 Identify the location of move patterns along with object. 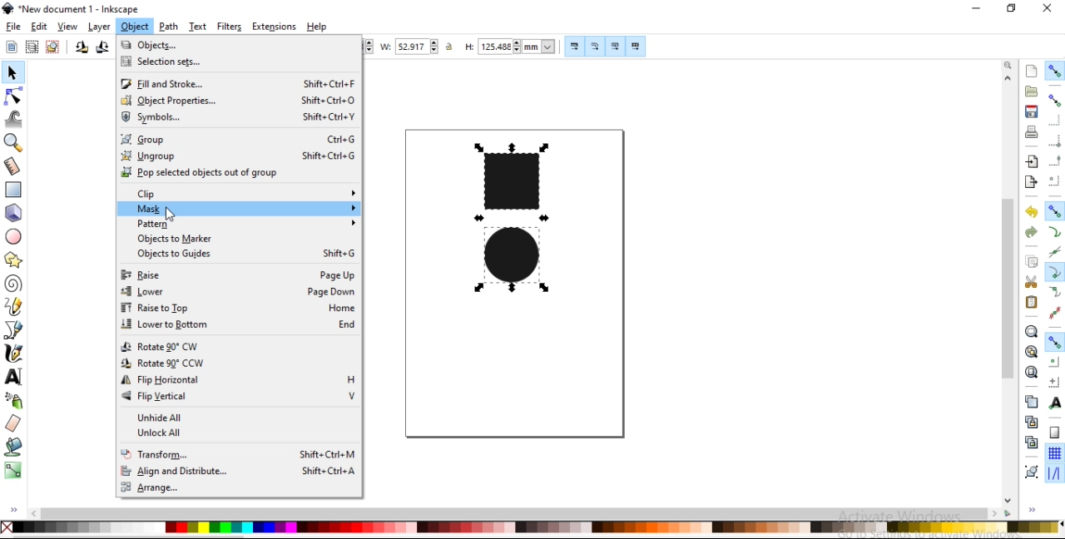
(637, 47).